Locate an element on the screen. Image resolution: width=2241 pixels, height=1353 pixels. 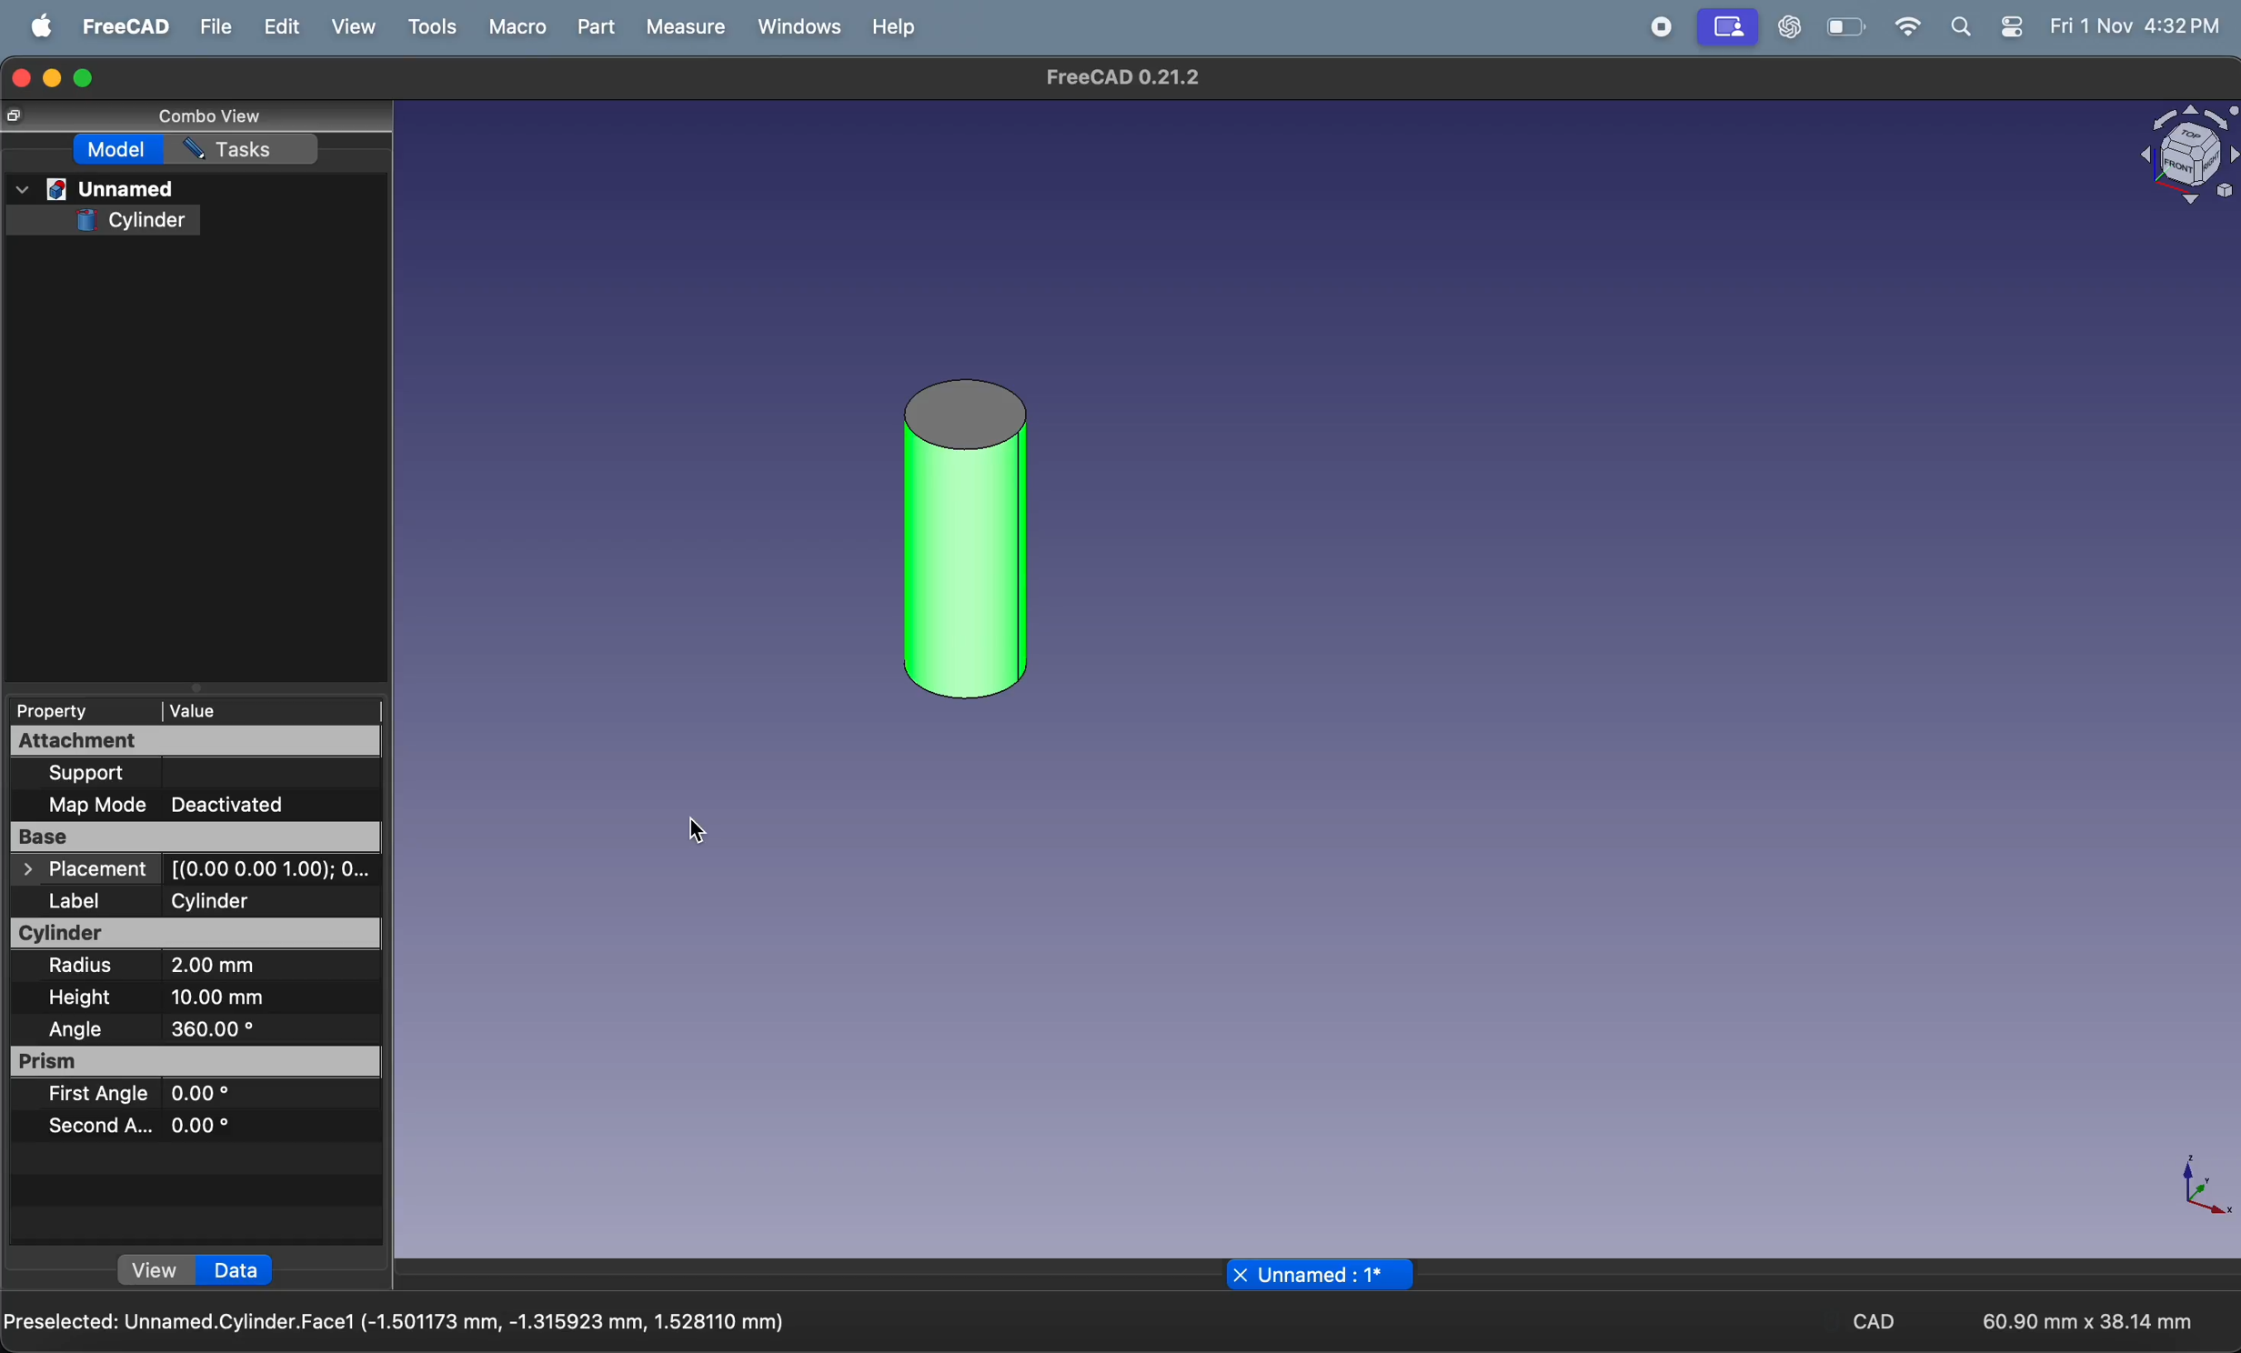
object view is located at coordinates (2188, 155).